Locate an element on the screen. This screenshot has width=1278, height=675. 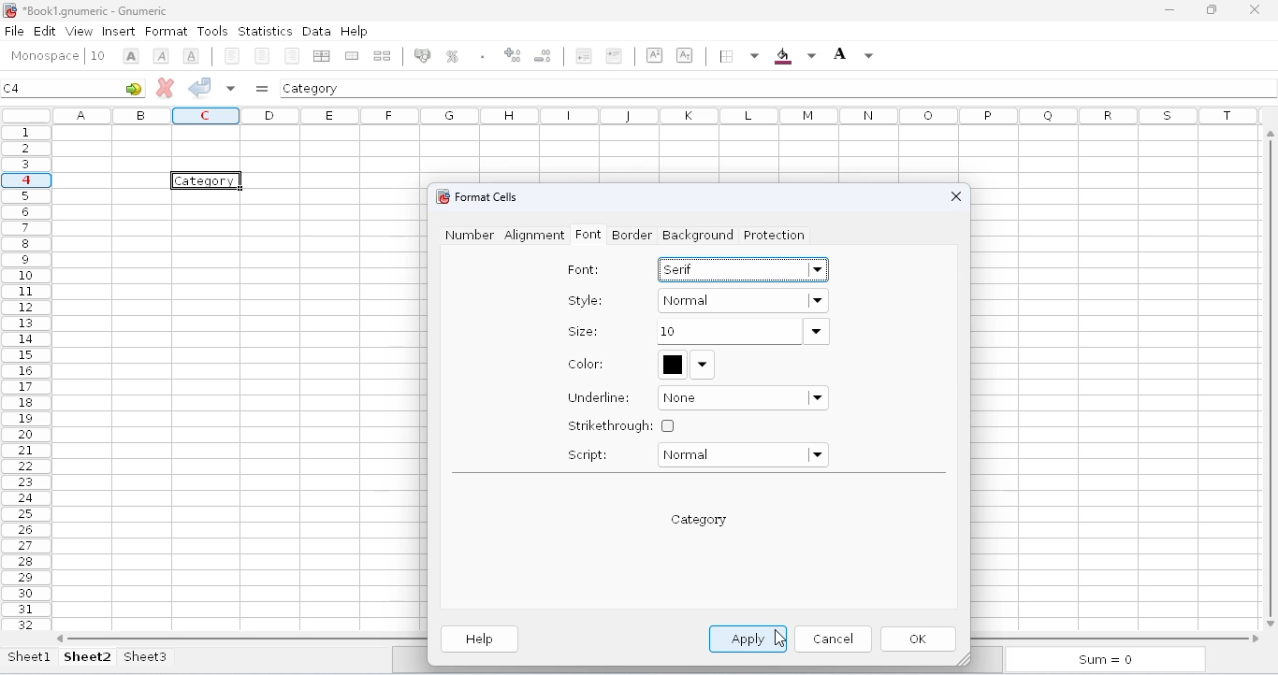
center horizontally across the selection is located at coordinates (325, 56).